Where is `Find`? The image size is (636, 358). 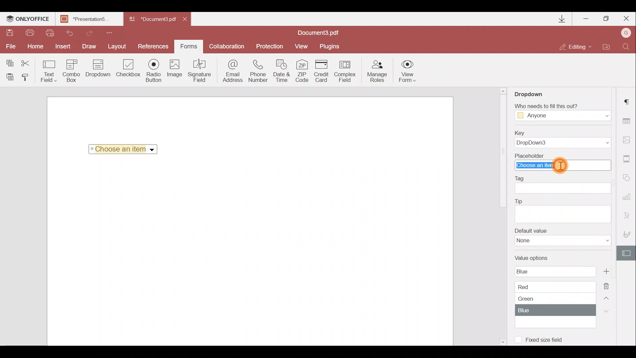
Find is located at coordinates (627, 46).